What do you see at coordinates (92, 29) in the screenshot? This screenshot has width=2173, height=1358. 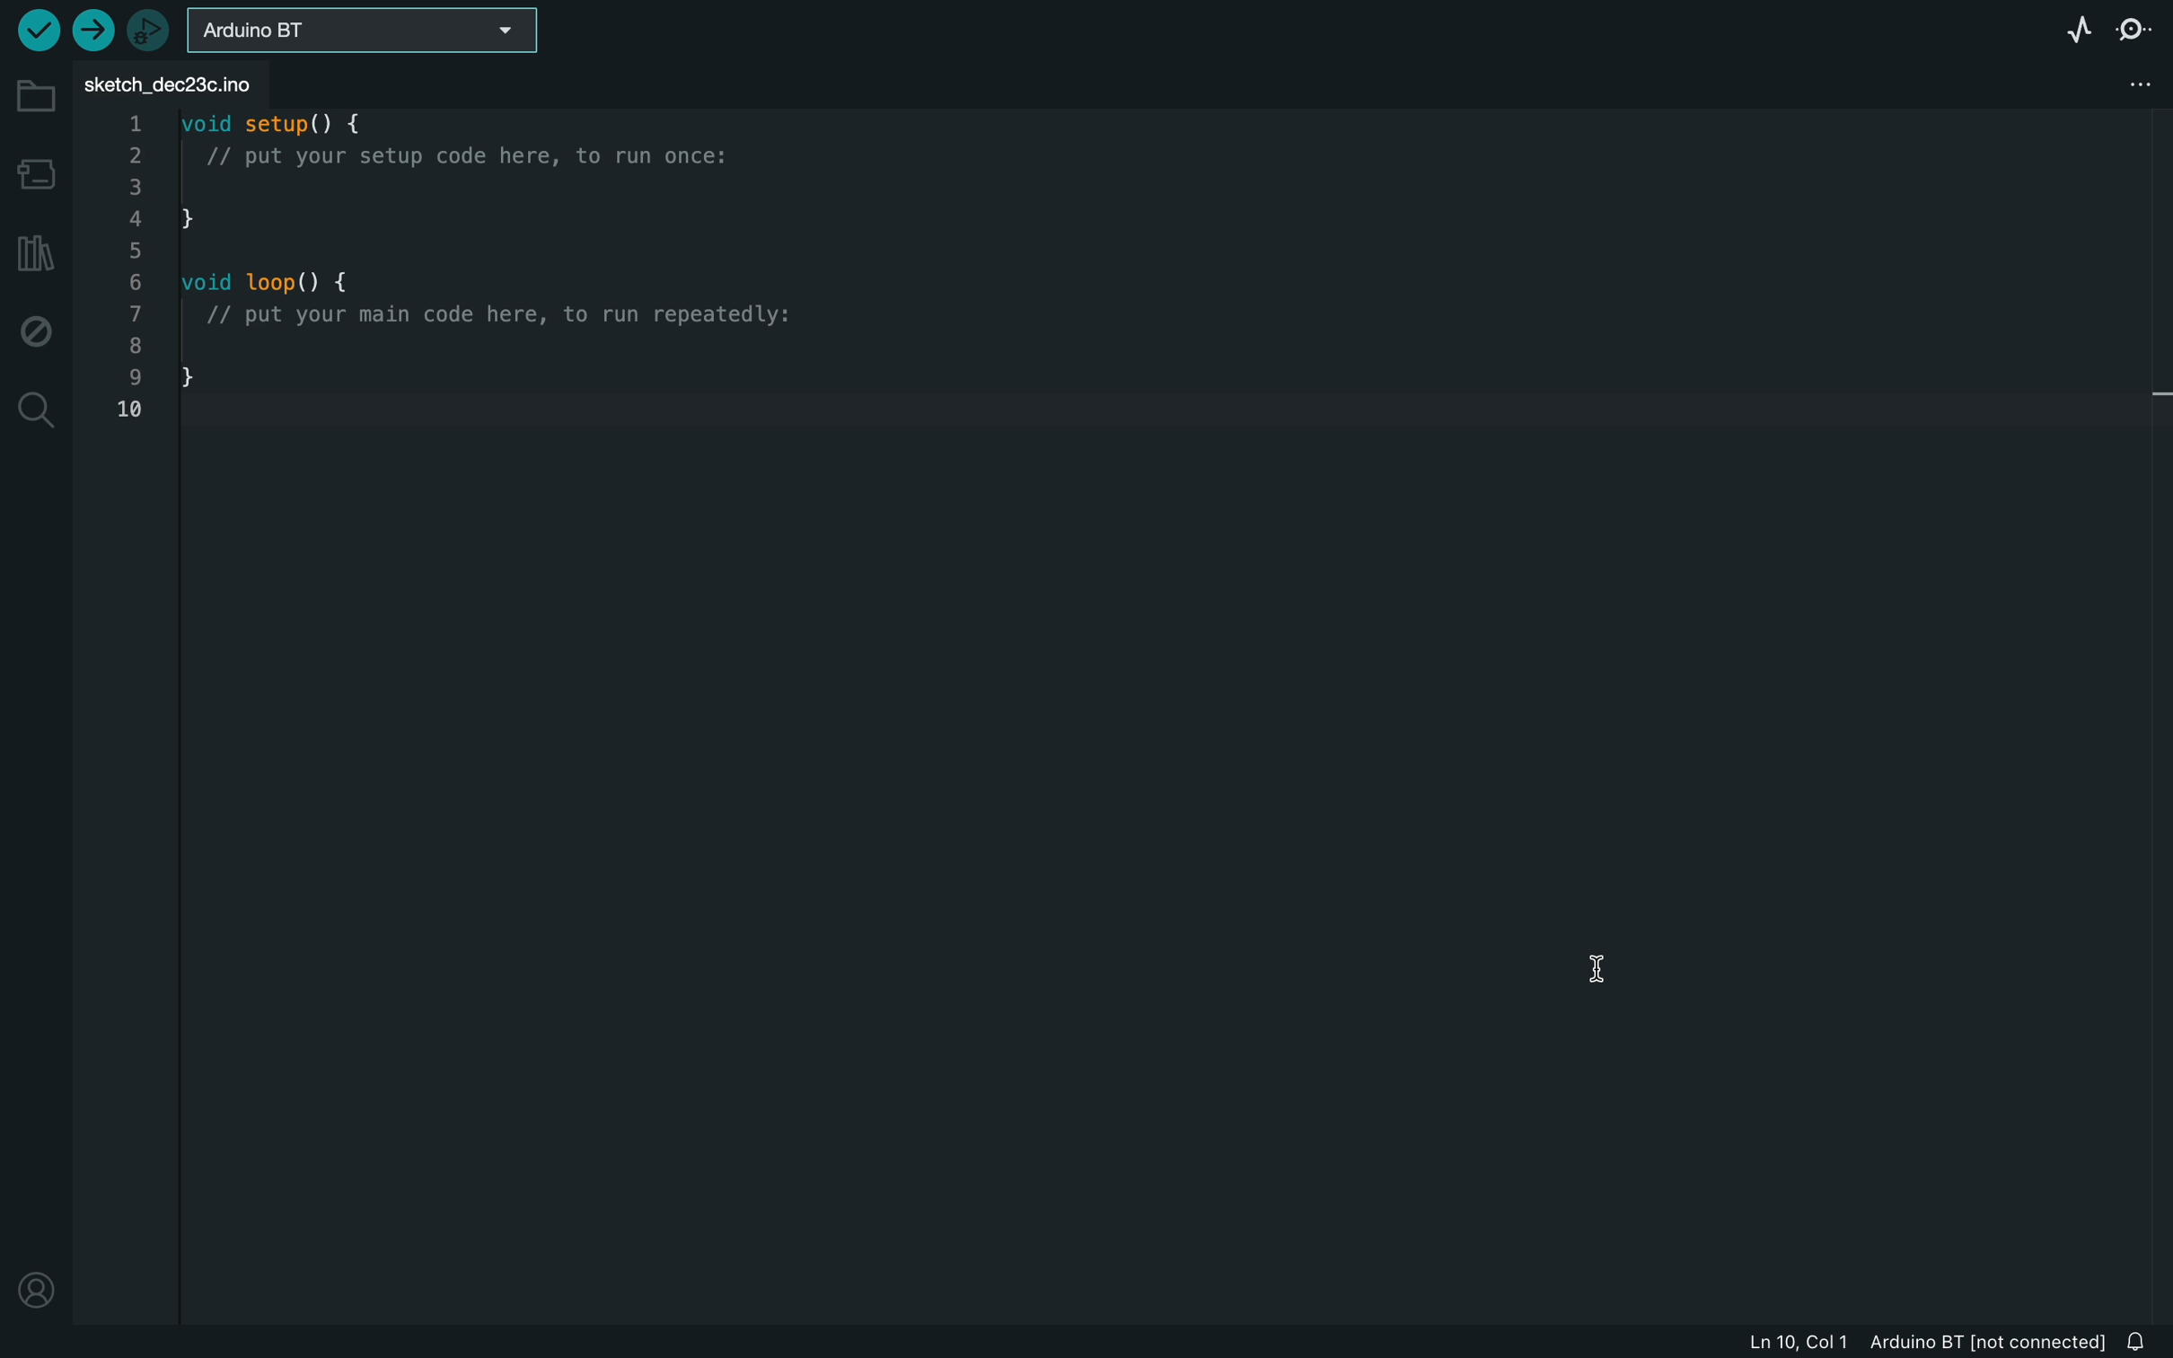 I see `upload` at bounding box center [92, 29].